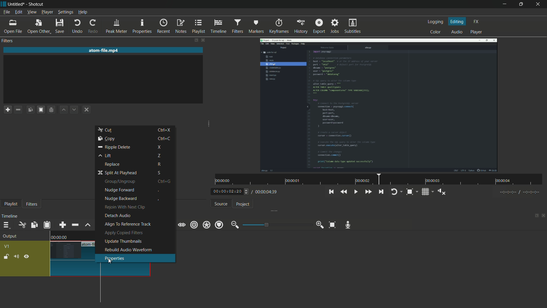  I want to click on close filters, so click(204, 40).